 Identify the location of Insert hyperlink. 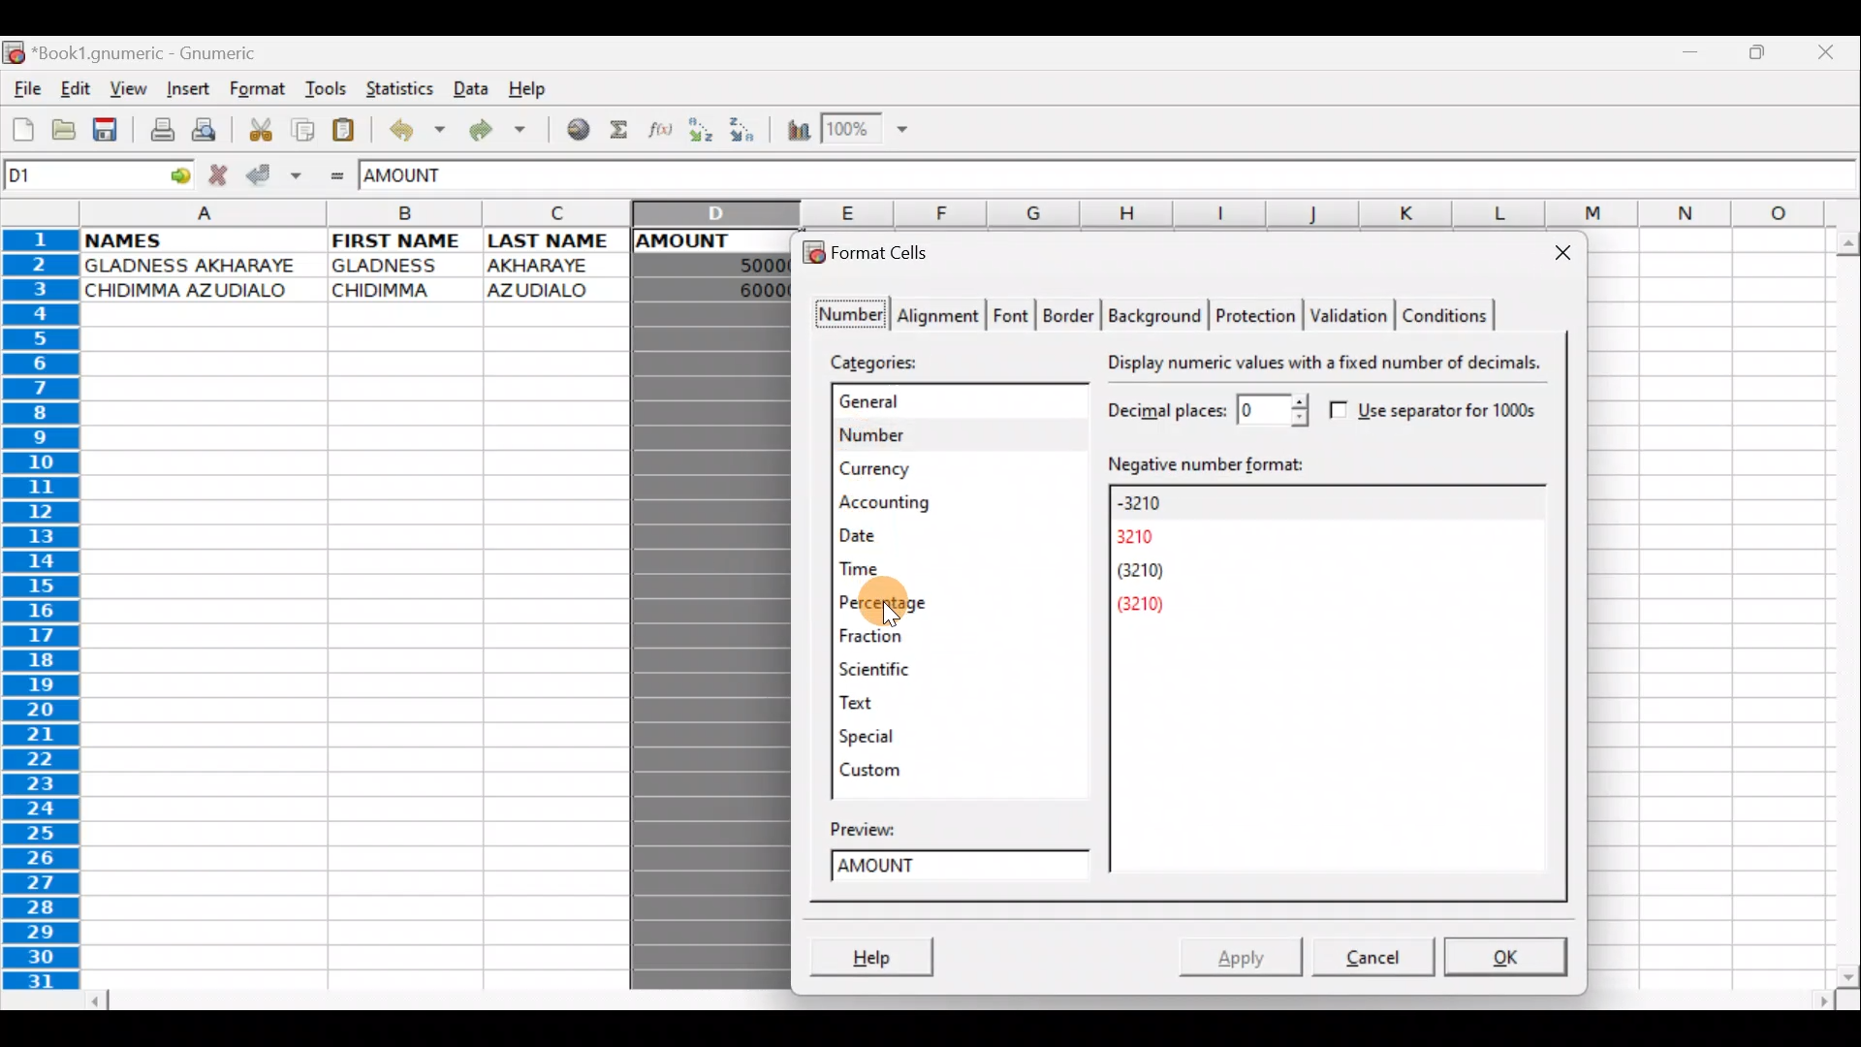
(571, 131).